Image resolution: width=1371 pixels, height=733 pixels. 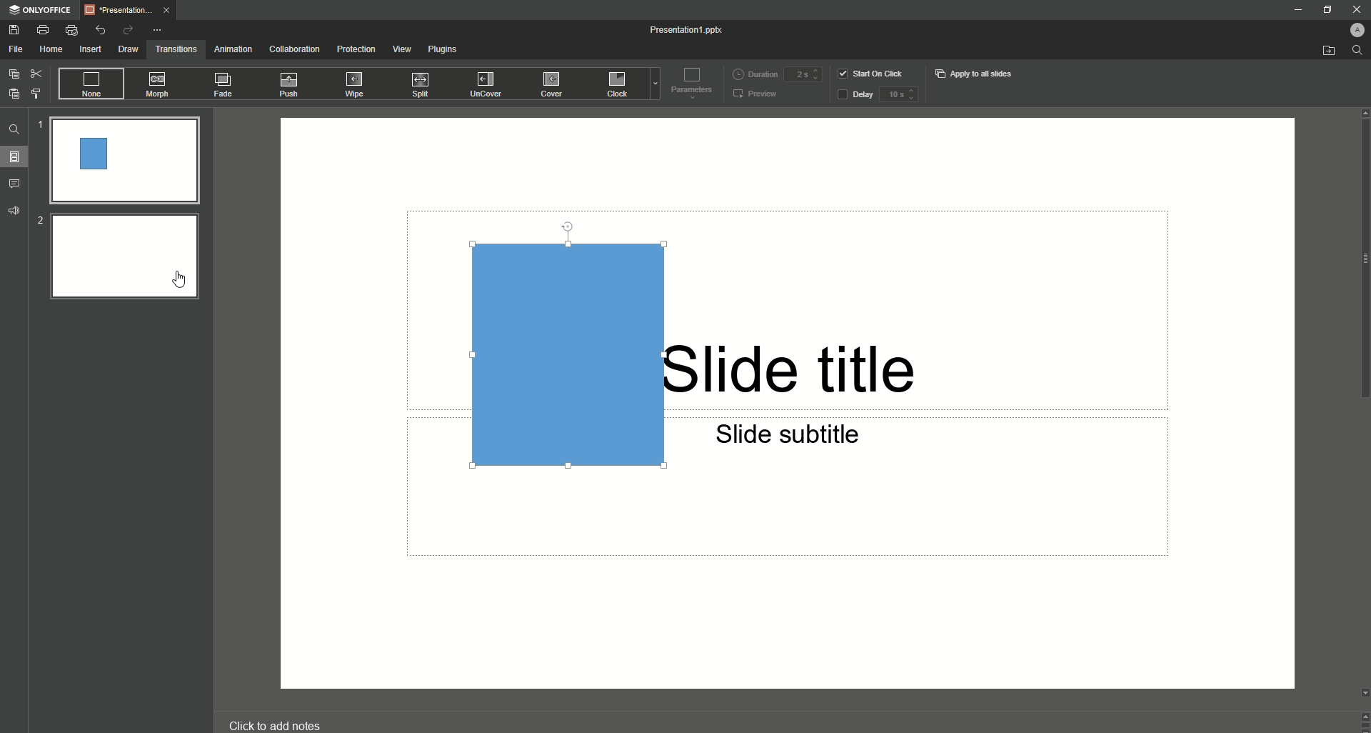 What do you see at coordinates (401, 49) in the screenshot?
I see `View` at bounding box center [401, 49].